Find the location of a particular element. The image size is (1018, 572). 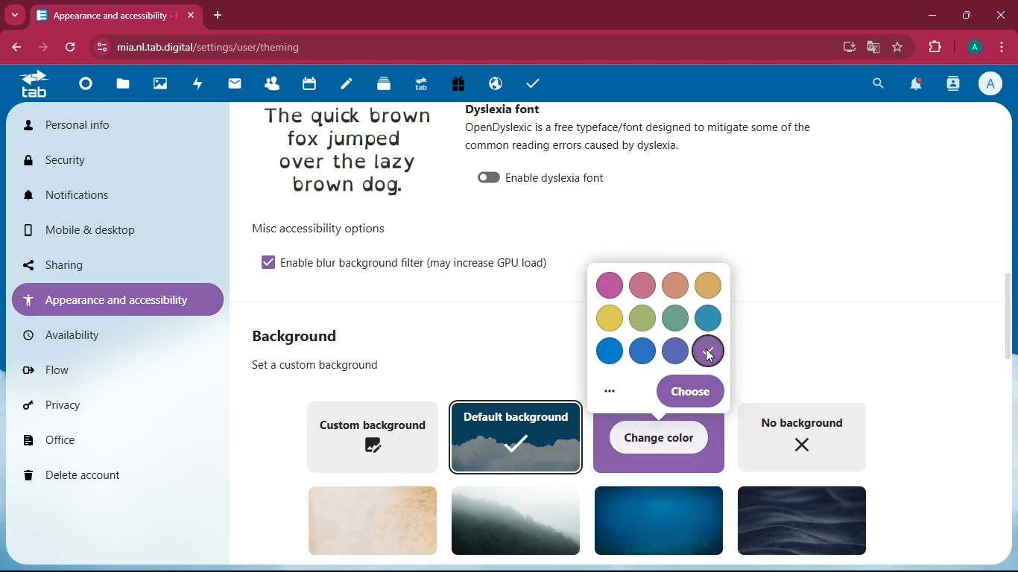

appearance and accessibility  is located at coordinates (118, 16).